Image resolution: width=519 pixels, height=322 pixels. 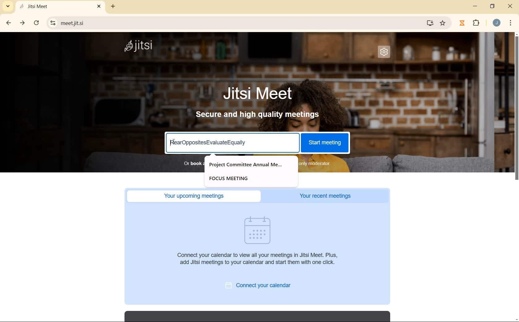 I want to click on CLOSE, so click(x=510, y=7).